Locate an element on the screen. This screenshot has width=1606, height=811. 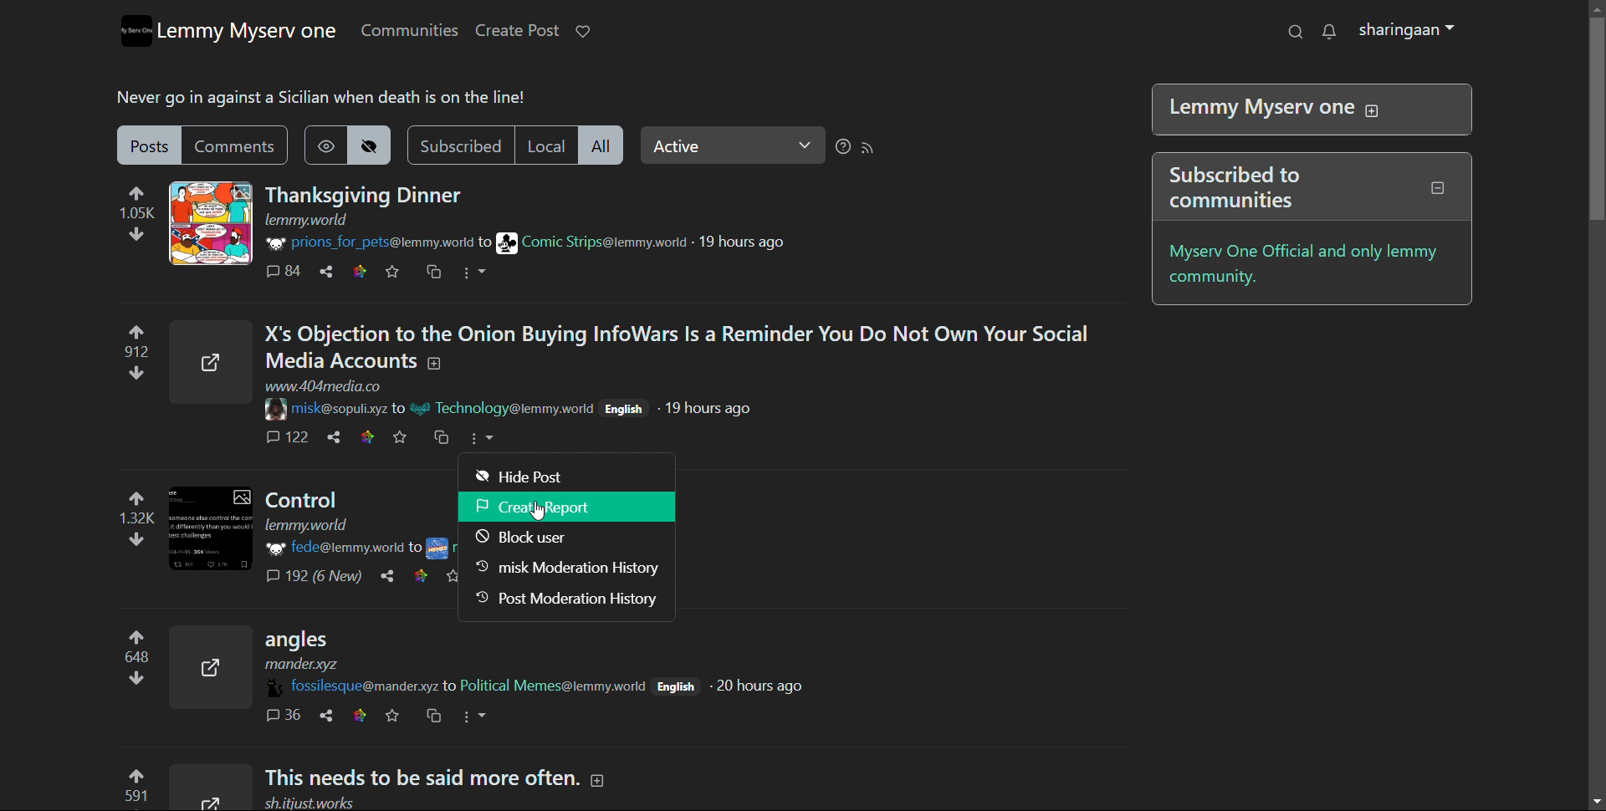
misk moderation history is located at coordinates (571, 568).